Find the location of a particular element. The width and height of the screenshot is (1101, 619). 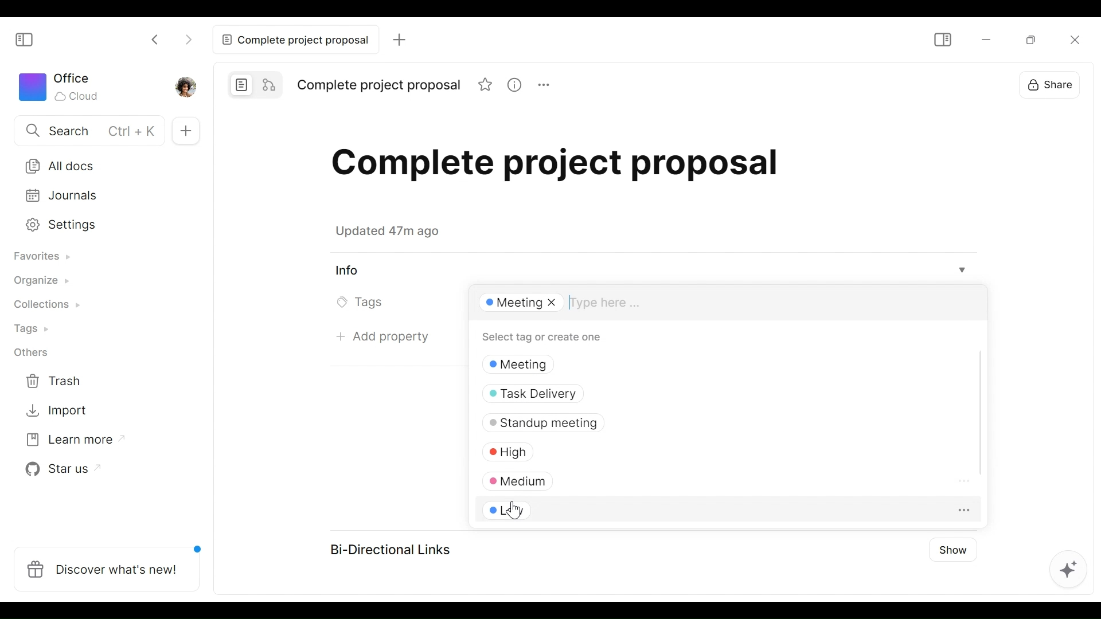

More options is located at coordinates (542, 84).